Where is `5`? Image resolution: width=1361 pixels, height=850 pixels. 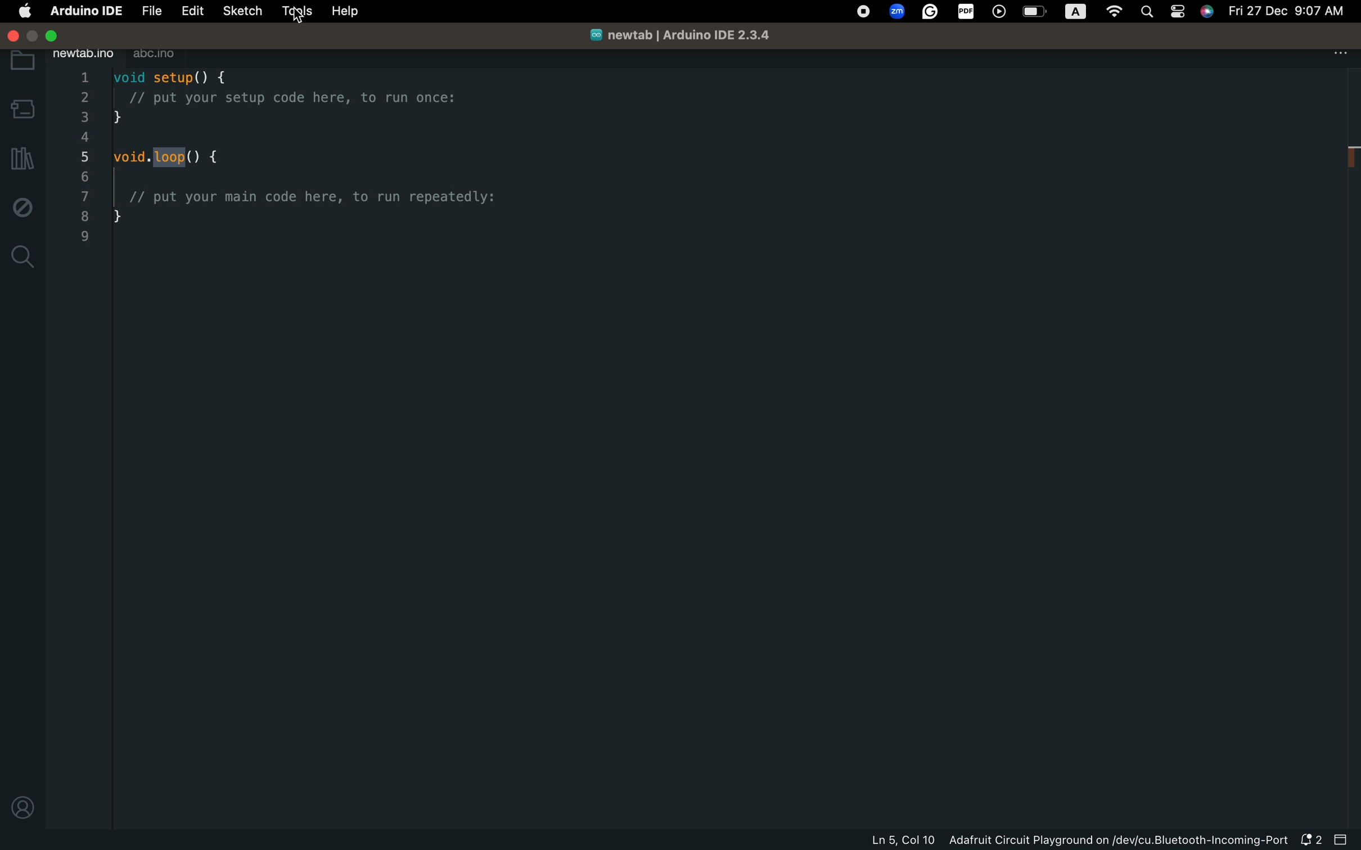 5 is located at coordinates (84, 157).